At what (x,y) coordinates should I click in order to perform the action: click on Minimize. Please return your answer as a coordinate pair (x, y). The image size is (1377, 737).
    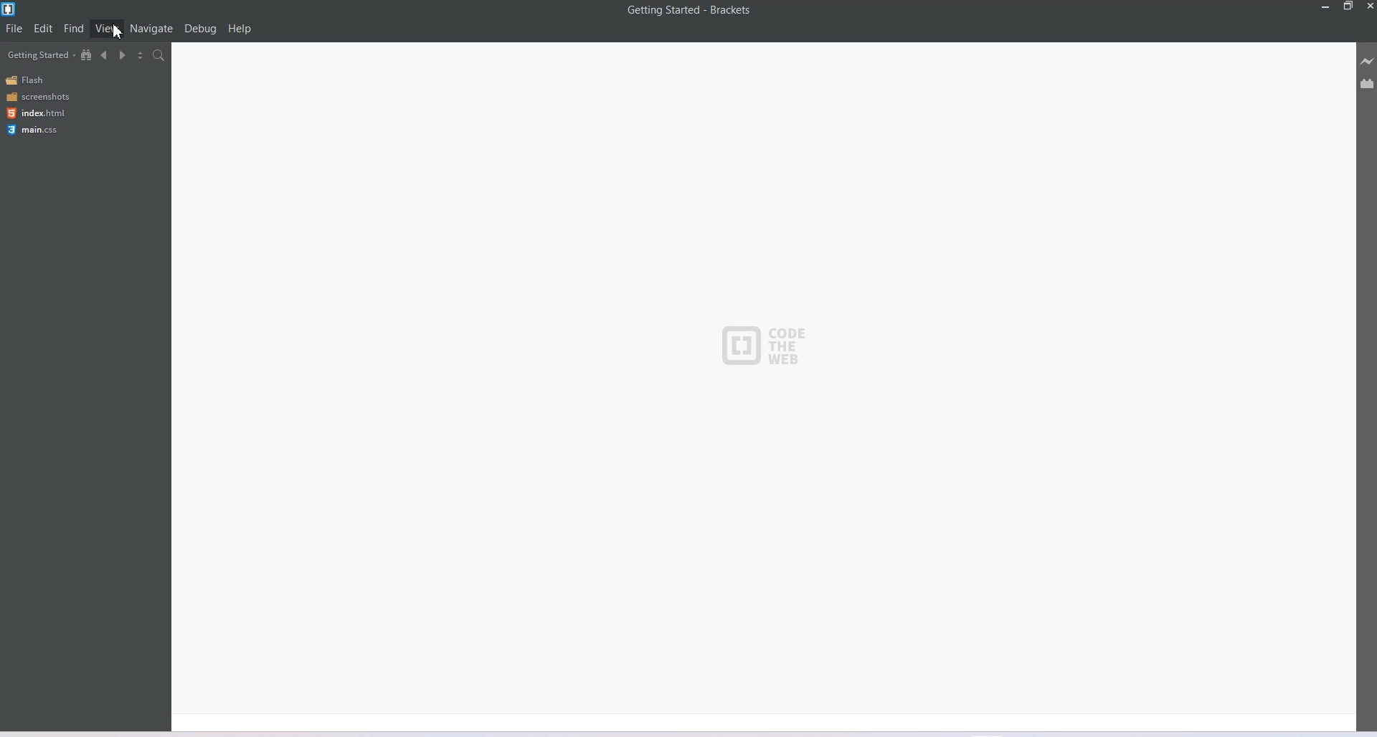
    Looking at the image, I should click on (1326, 6).